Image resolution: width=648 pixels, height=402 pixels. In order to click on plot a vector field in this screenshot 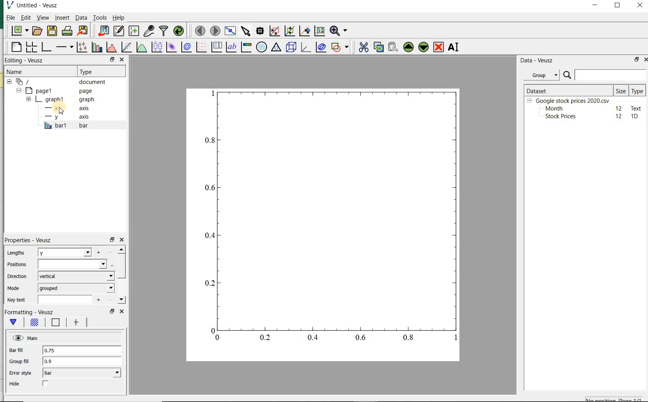, I will do `click(200, 48)`.